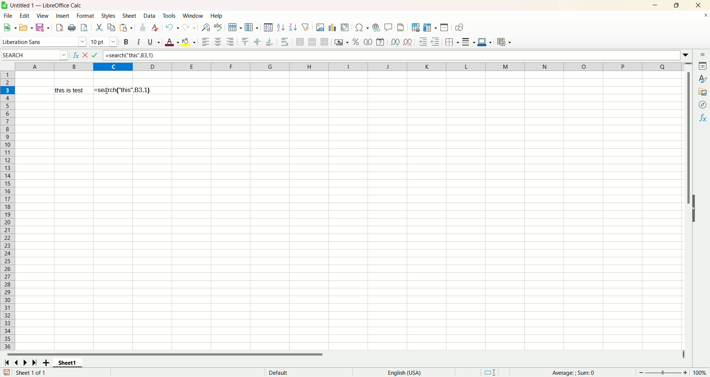  What do you see at coordinates (491, 372) in the screenshot?
I see `standard selection` at bounding box center [491, 372].